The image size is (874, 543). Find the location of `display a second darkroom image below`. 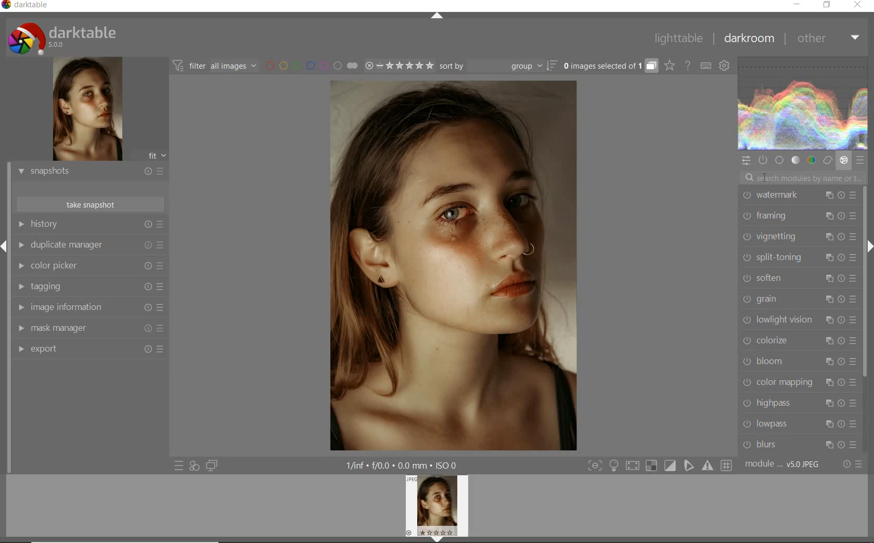

display a second darkroom image below is located at coordinates (210, 464).